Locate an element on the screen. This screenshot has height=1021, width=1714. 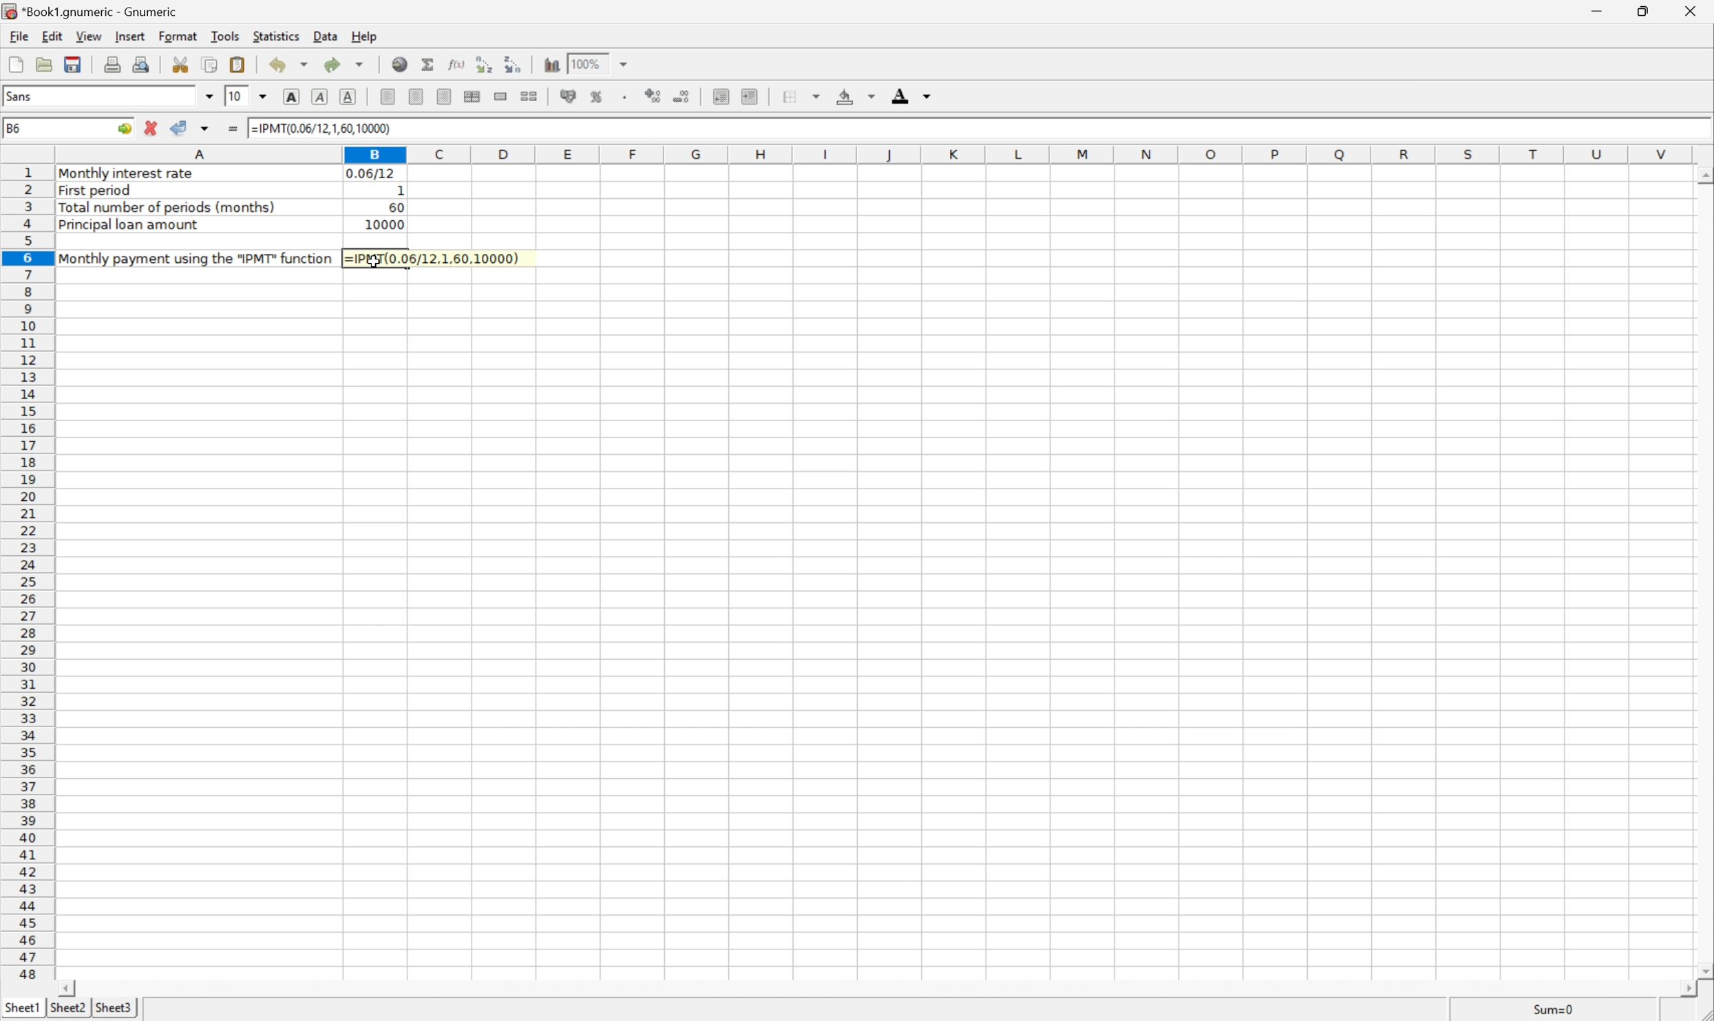
Scroll Right is located at coordinates (1685, 989).